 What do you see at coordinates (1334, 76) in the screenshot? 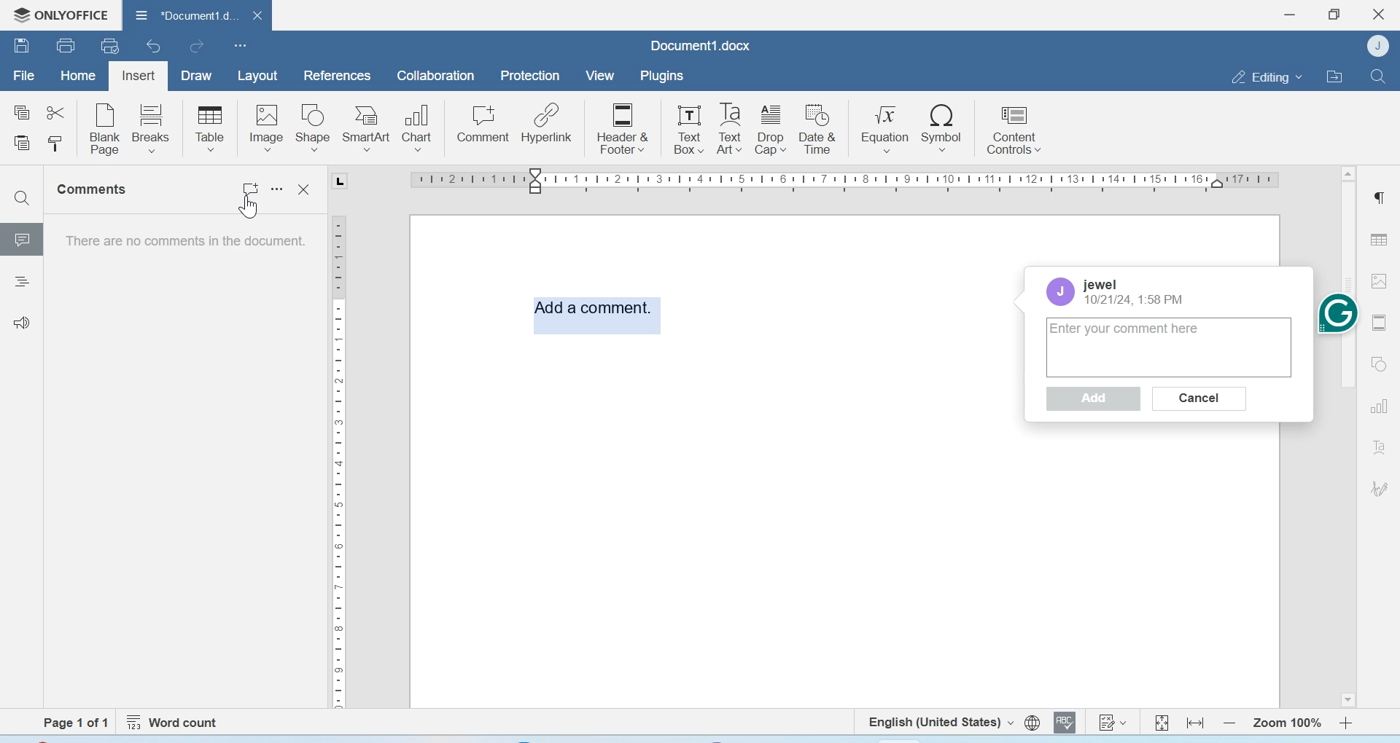
I see `Open file location` at bounding box center [1334, 76].